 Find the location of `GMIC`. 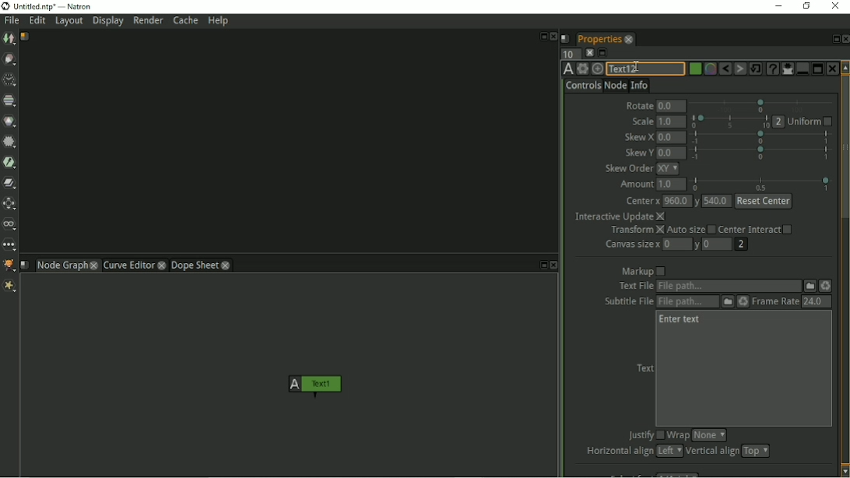

GMIC is located at coordinates (9, 265).